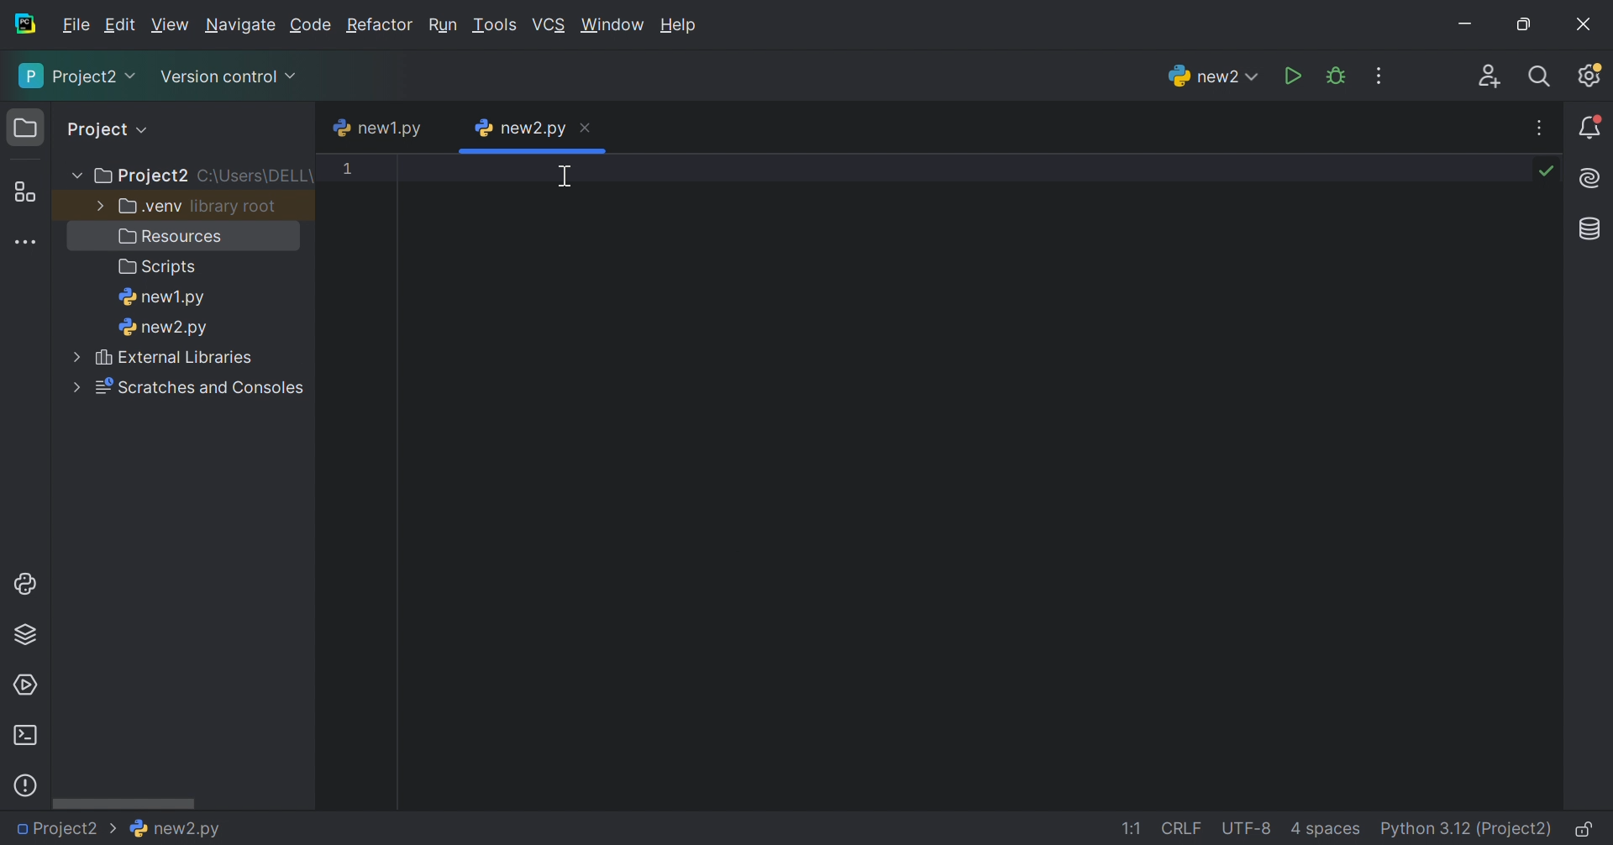 The image size is (1613, 845). Describe the element at coordinates (376, 129) in the screenshot. I see `new1.py` at that location.